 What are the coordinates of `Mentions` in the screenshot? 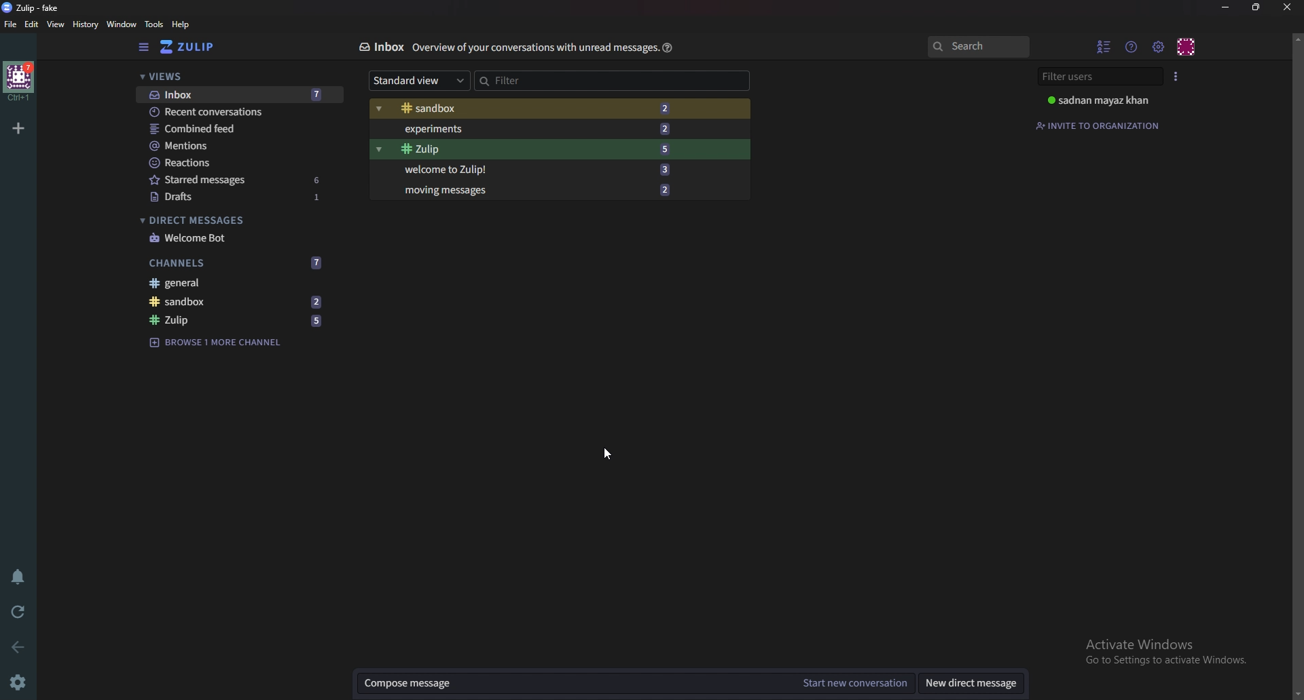 It's located at (231, 145).